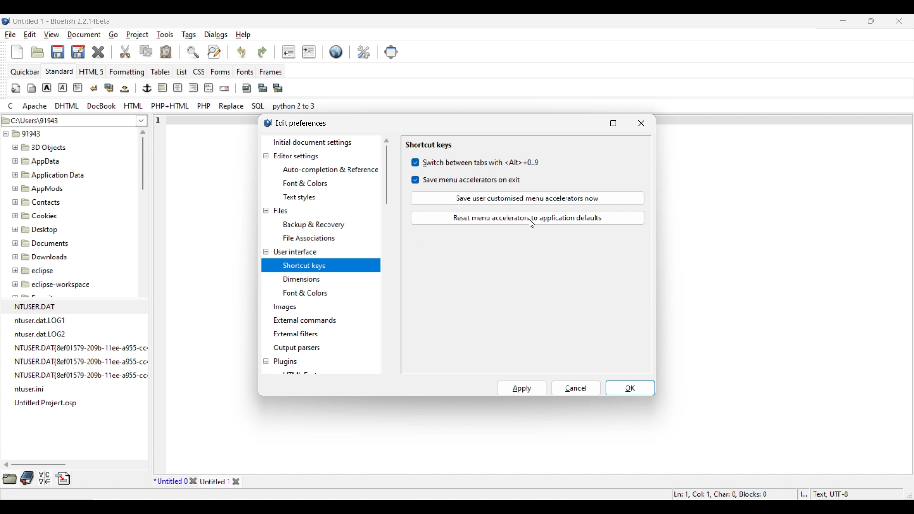  I want to click on Show in smaller tab, so click(871, 21).